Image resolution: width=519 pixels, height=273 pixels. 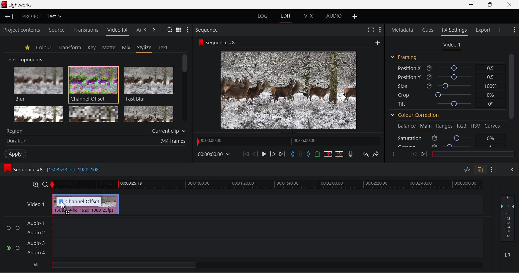 I want to click on Blur, so click(x=38, y=84).